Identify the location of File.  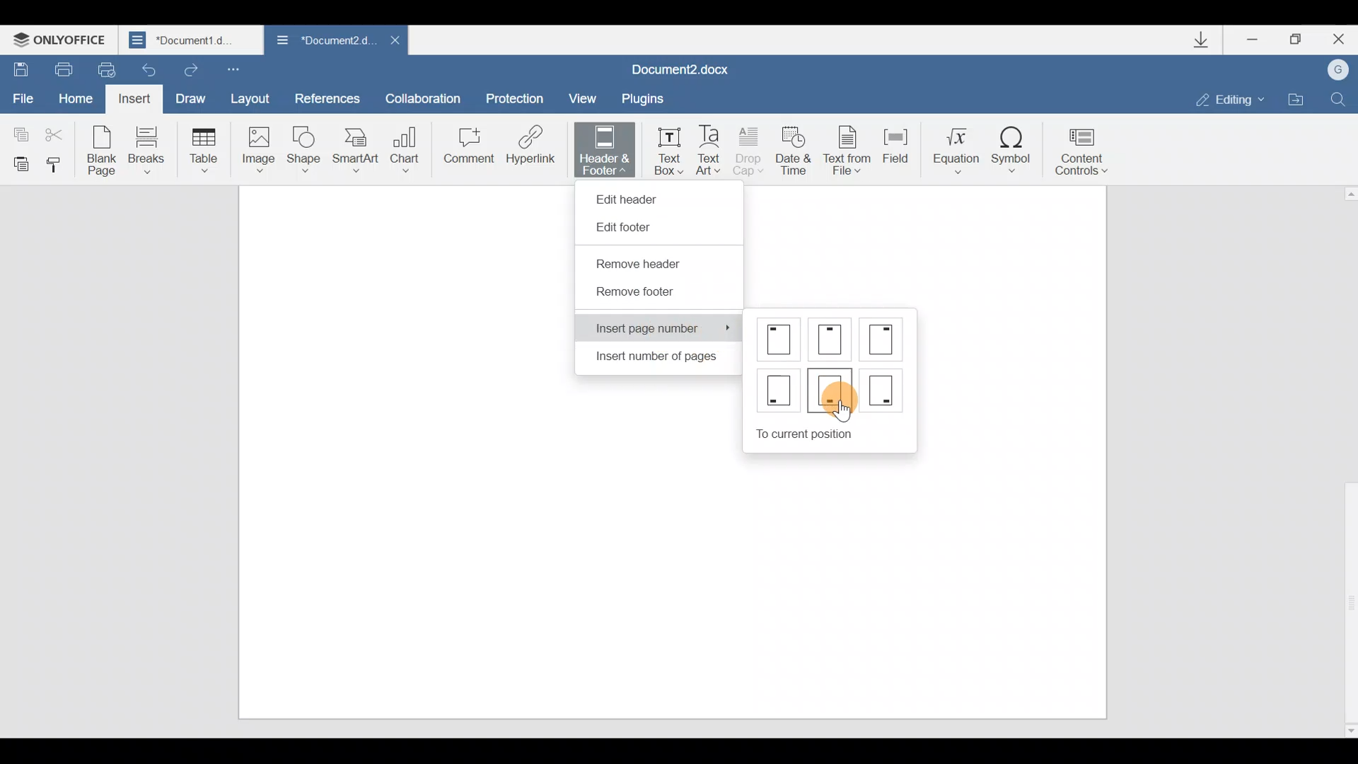
(24, 99).